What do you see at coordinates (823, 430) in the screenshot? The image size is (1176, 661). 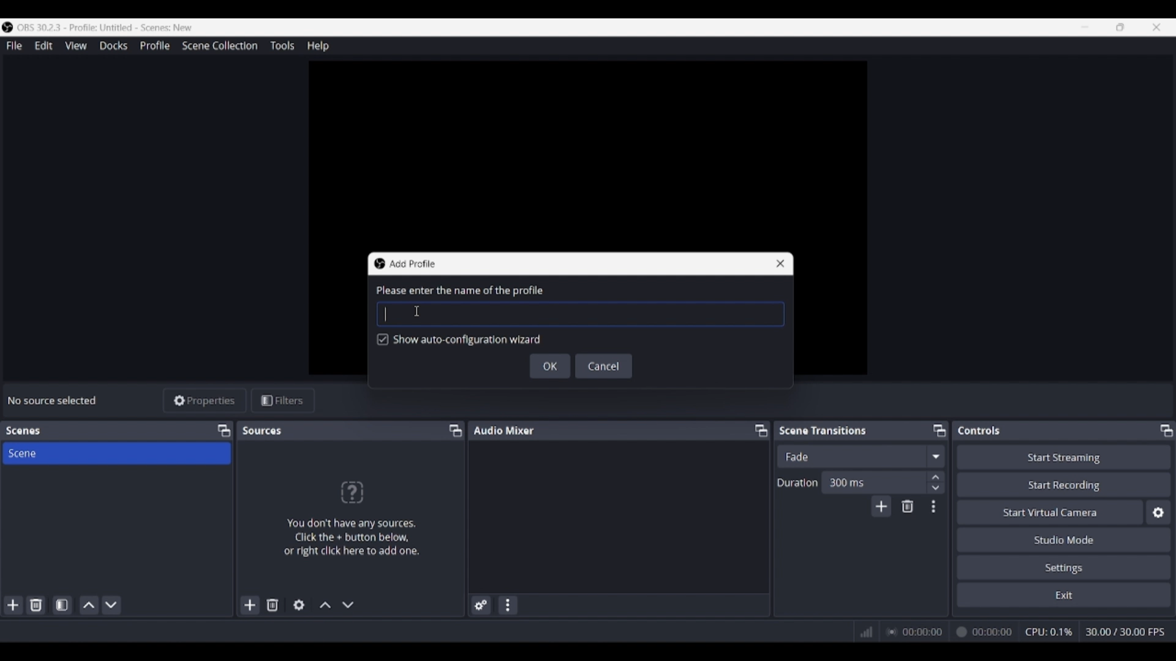 I see `Panel title` at bounding box center [823, 430].